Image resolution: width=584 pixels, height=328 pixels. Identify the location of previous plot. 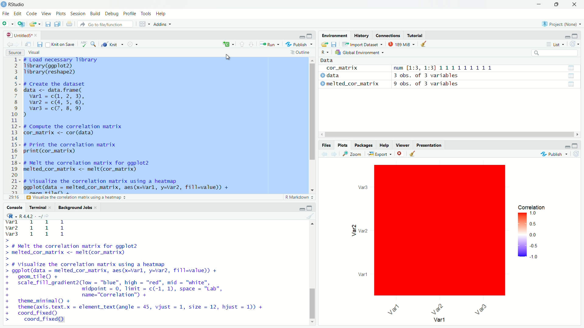
(324, 154).